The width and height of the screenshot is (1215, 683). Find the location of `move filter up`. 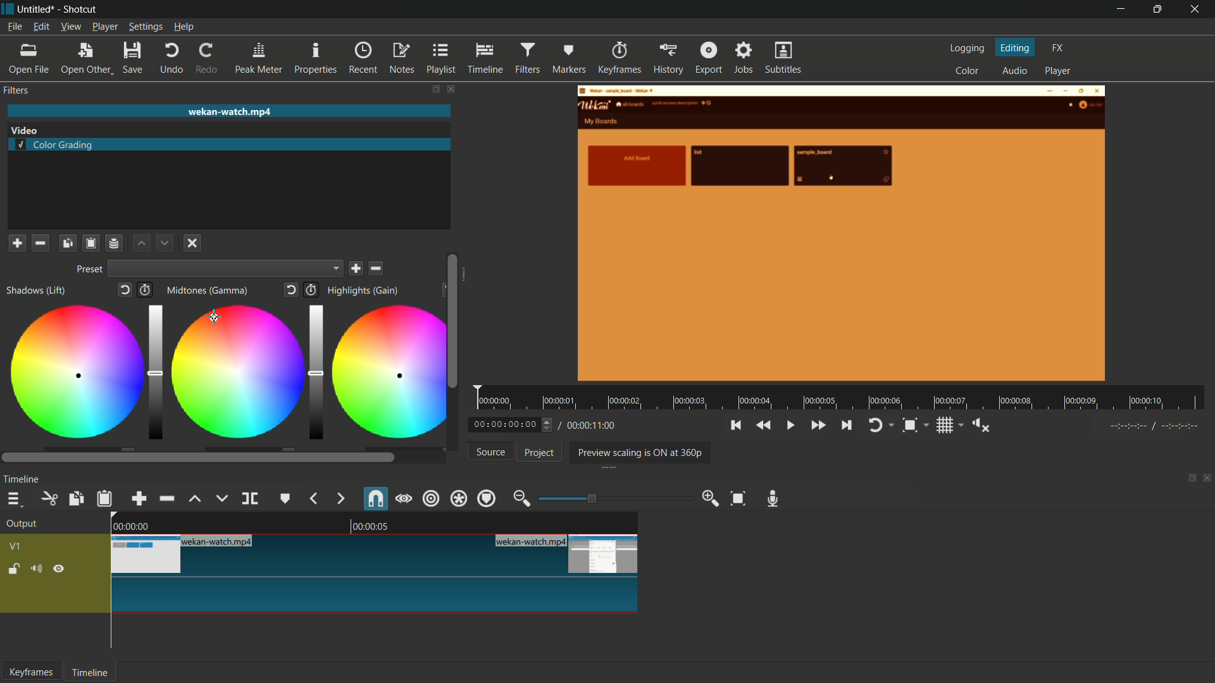

move filter up is located at coordinates (140, 243).